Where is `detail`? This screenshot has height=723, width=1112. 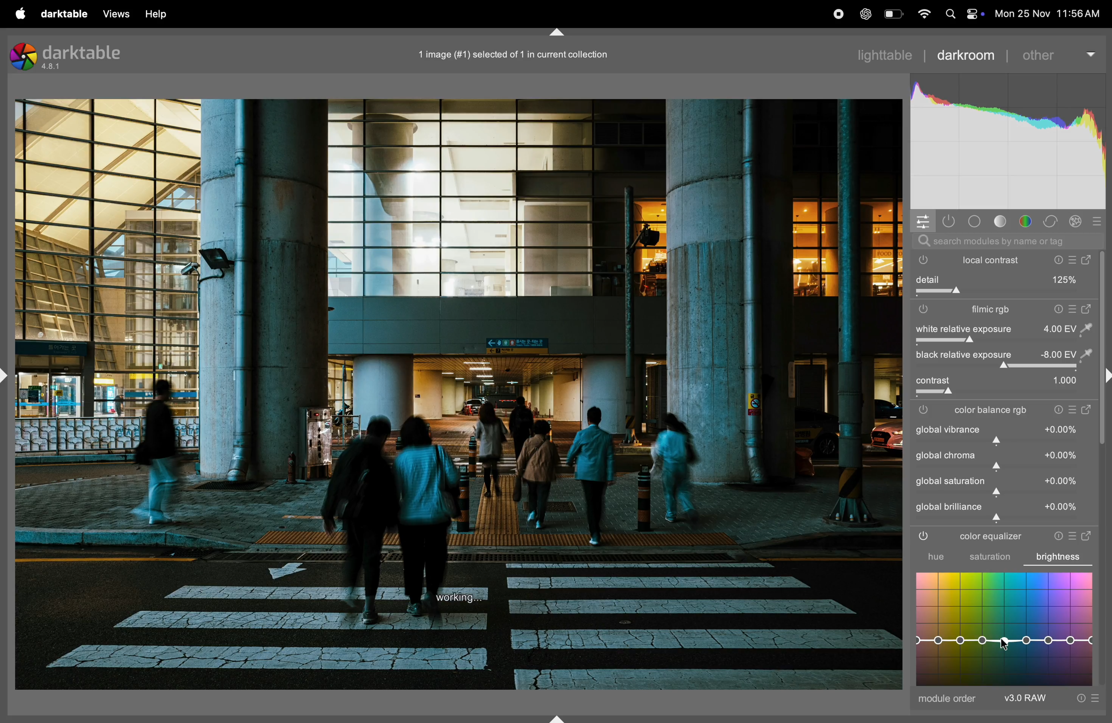
detail is located at coordinates (1003, 279).